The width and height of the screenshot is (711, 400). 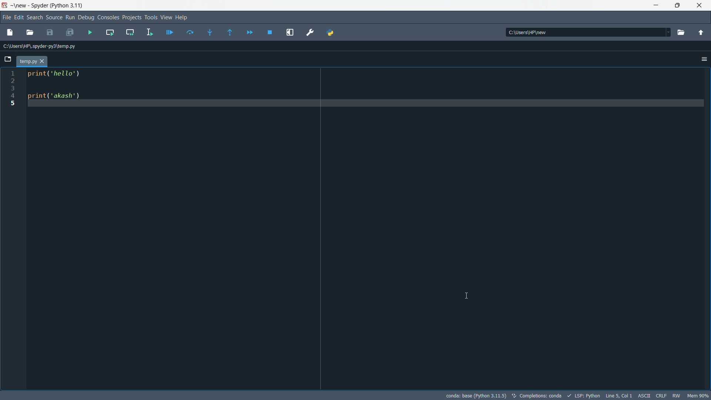 I want to click on browse directory, so click(x=682, y=33).